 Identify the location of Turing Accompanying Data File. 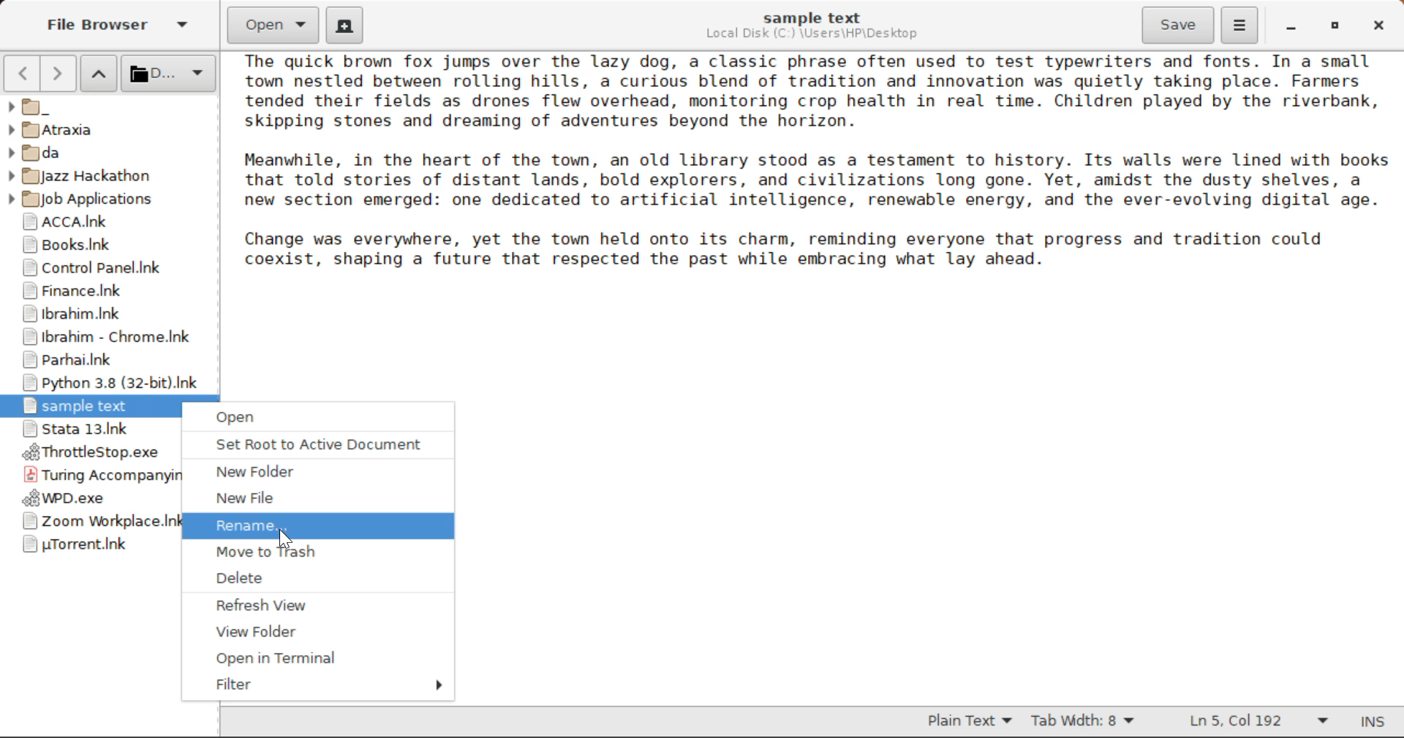
(91, 476).